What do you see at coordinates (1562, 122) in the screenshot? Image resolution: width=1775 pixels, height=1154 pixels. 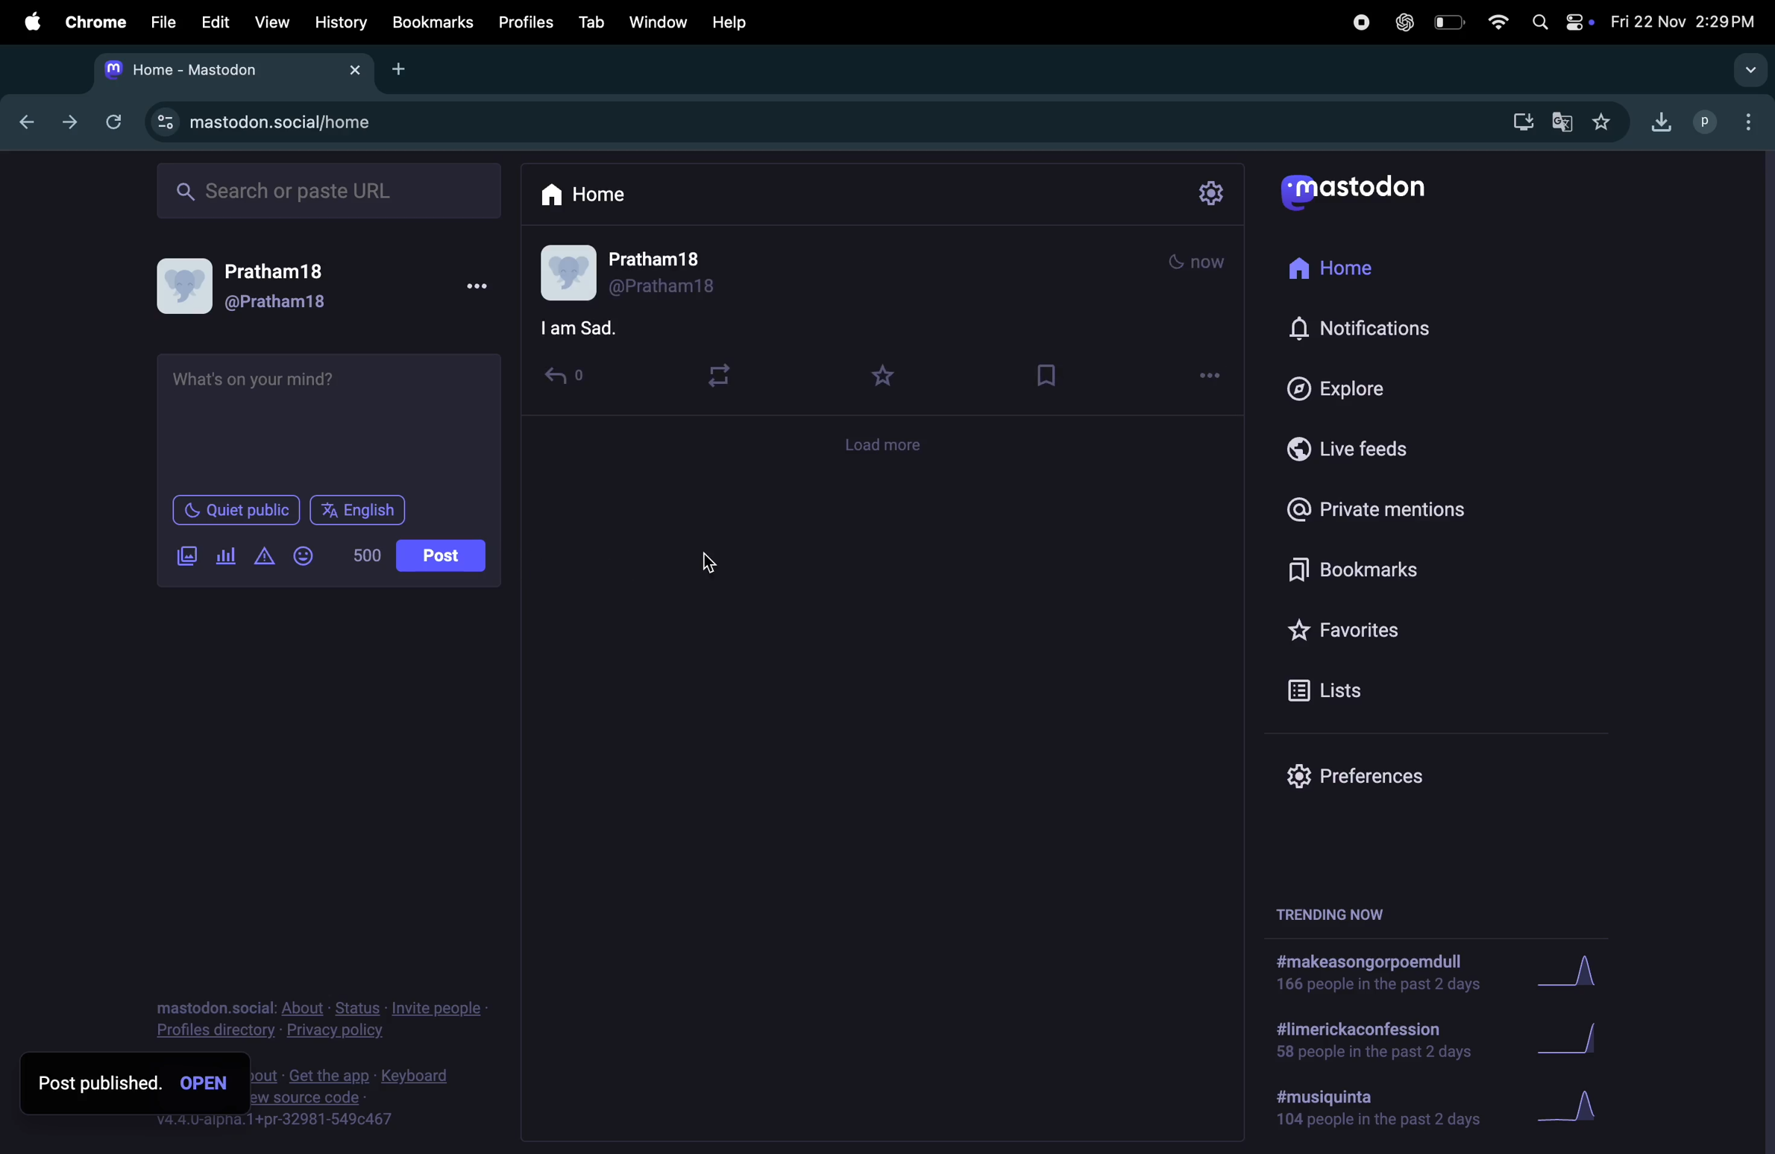 I see `translate` at bounding box center [1562, 122].